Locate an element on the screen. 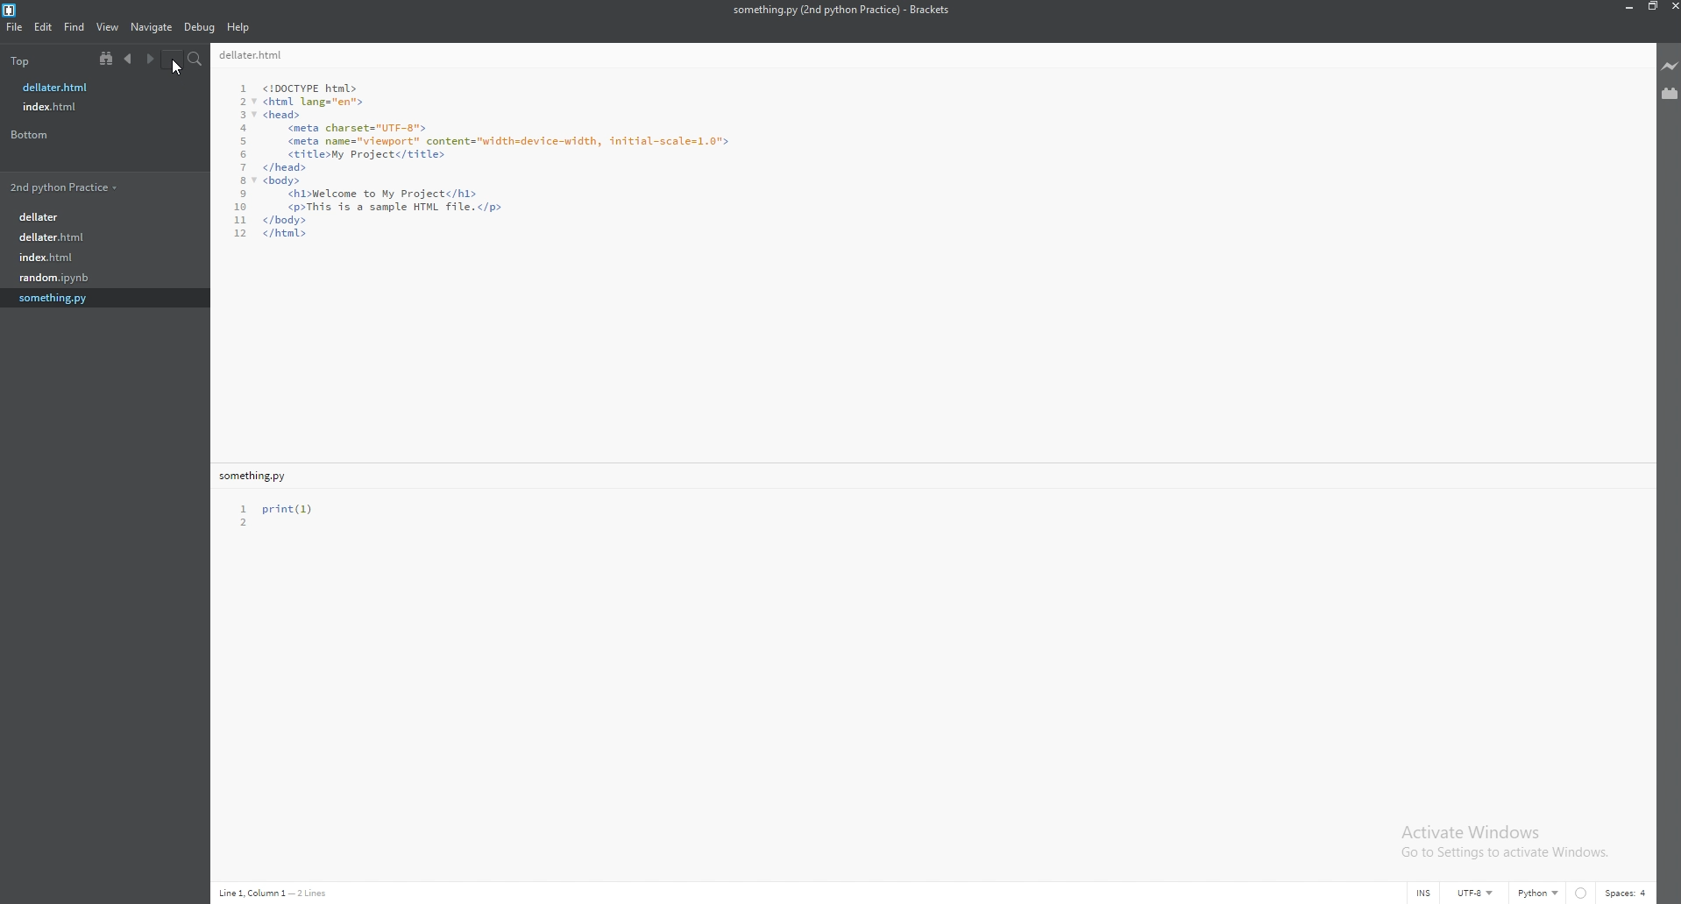 This screenshot has height=904, width=1681. edit is located at coordinates (45, 27).